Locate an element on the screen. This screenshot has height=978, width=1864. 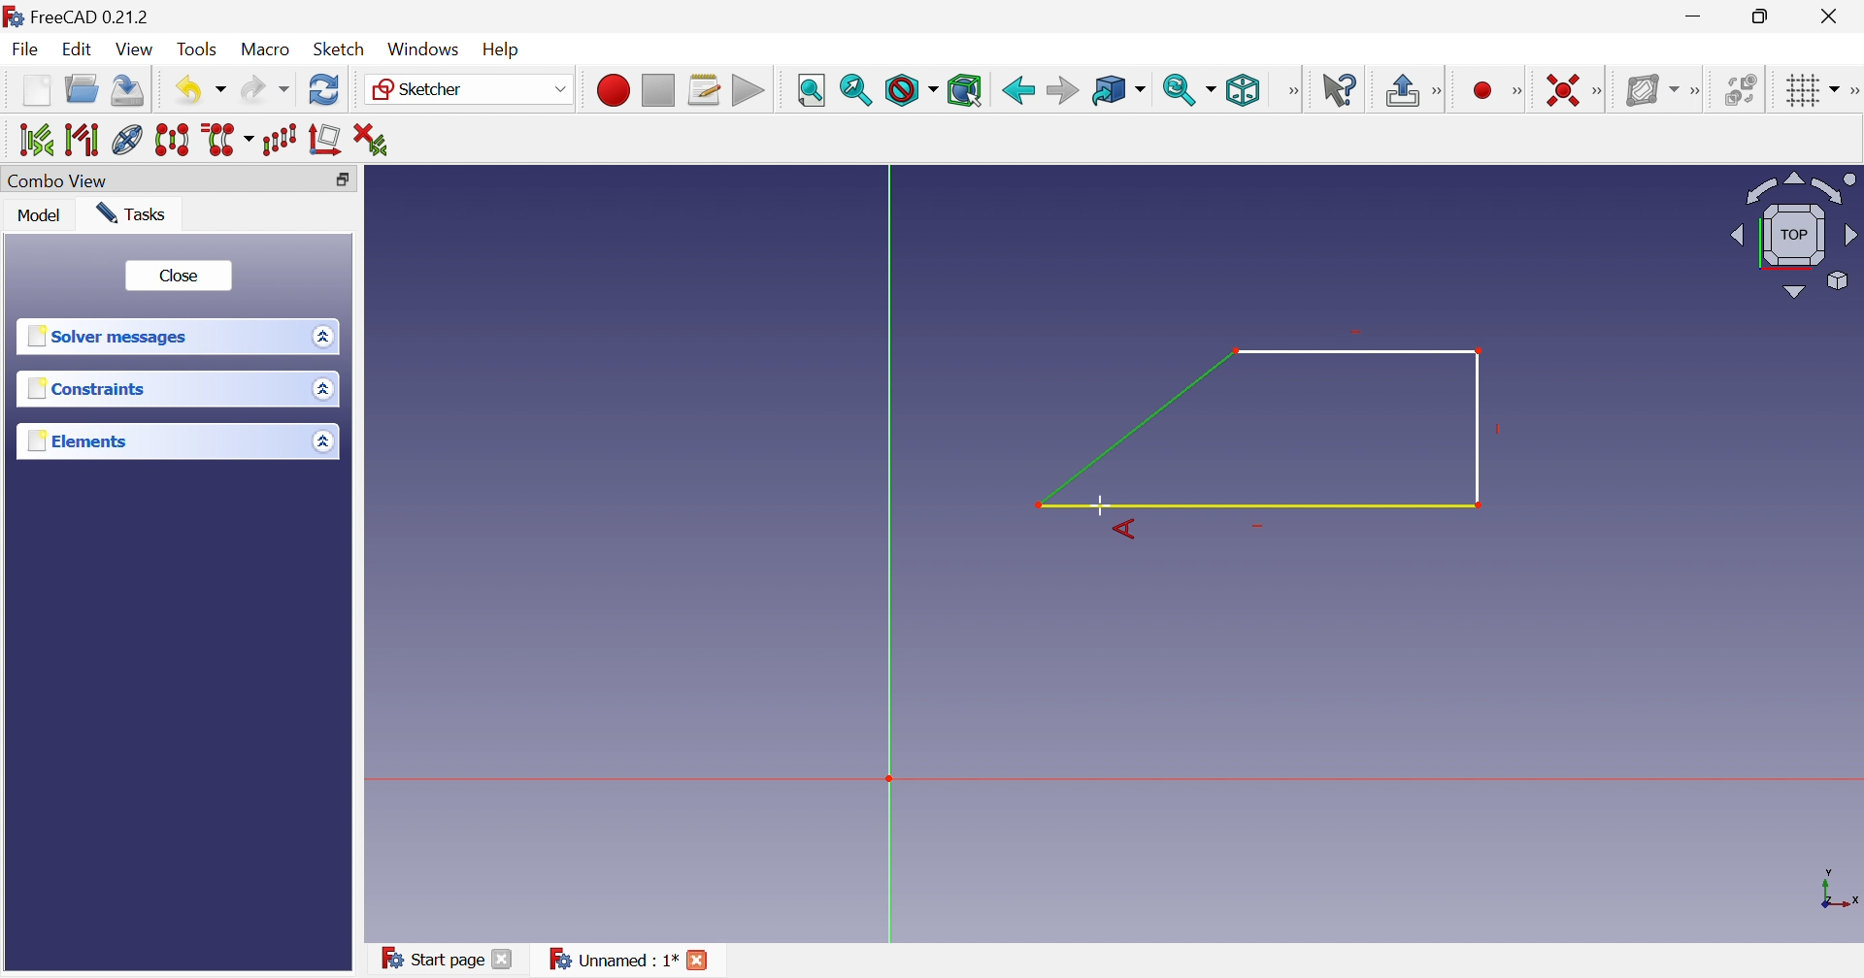
Symmetry is located at coordinates (173, 141).